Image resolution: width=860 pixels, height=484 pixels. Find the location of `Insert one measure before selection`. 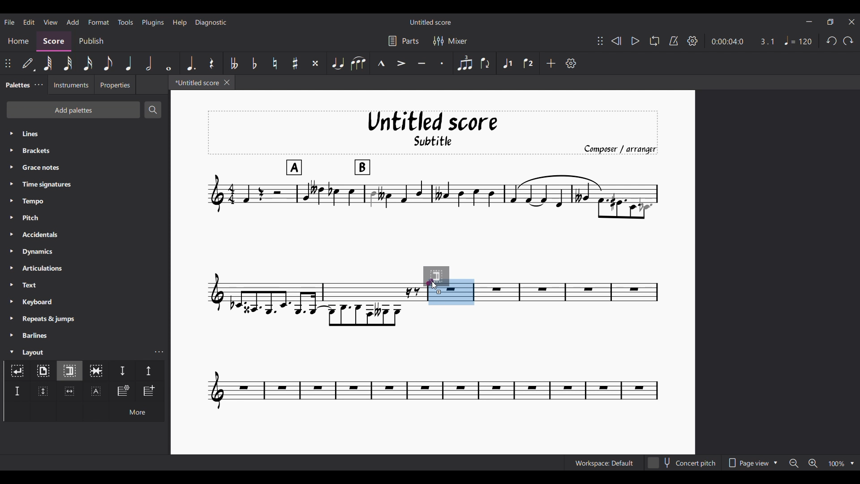

Insert one measure before selection is located at coordinates (150, 391).